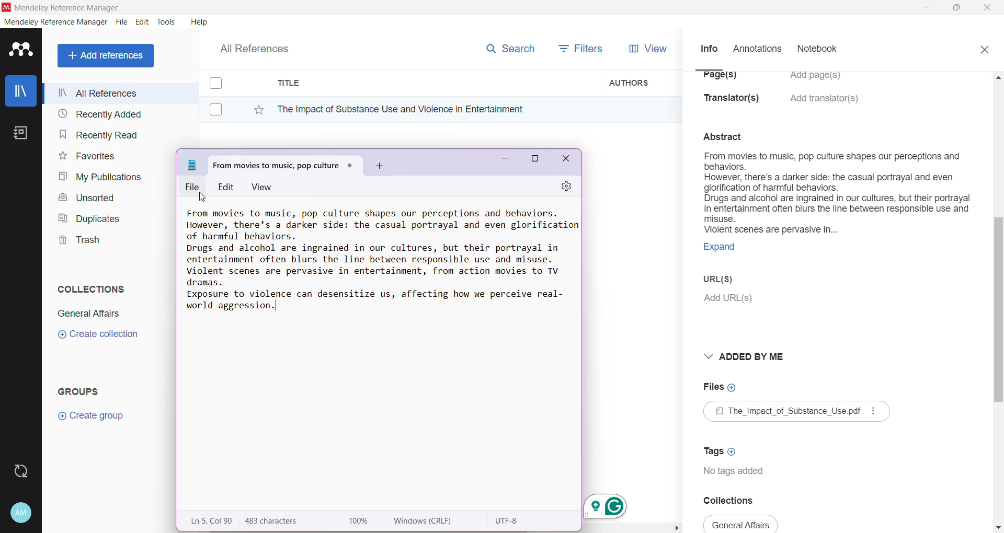  What do you see at coordinates (120, 93) in the screenshot?
I see `All References` at bounding box center [120, 93].